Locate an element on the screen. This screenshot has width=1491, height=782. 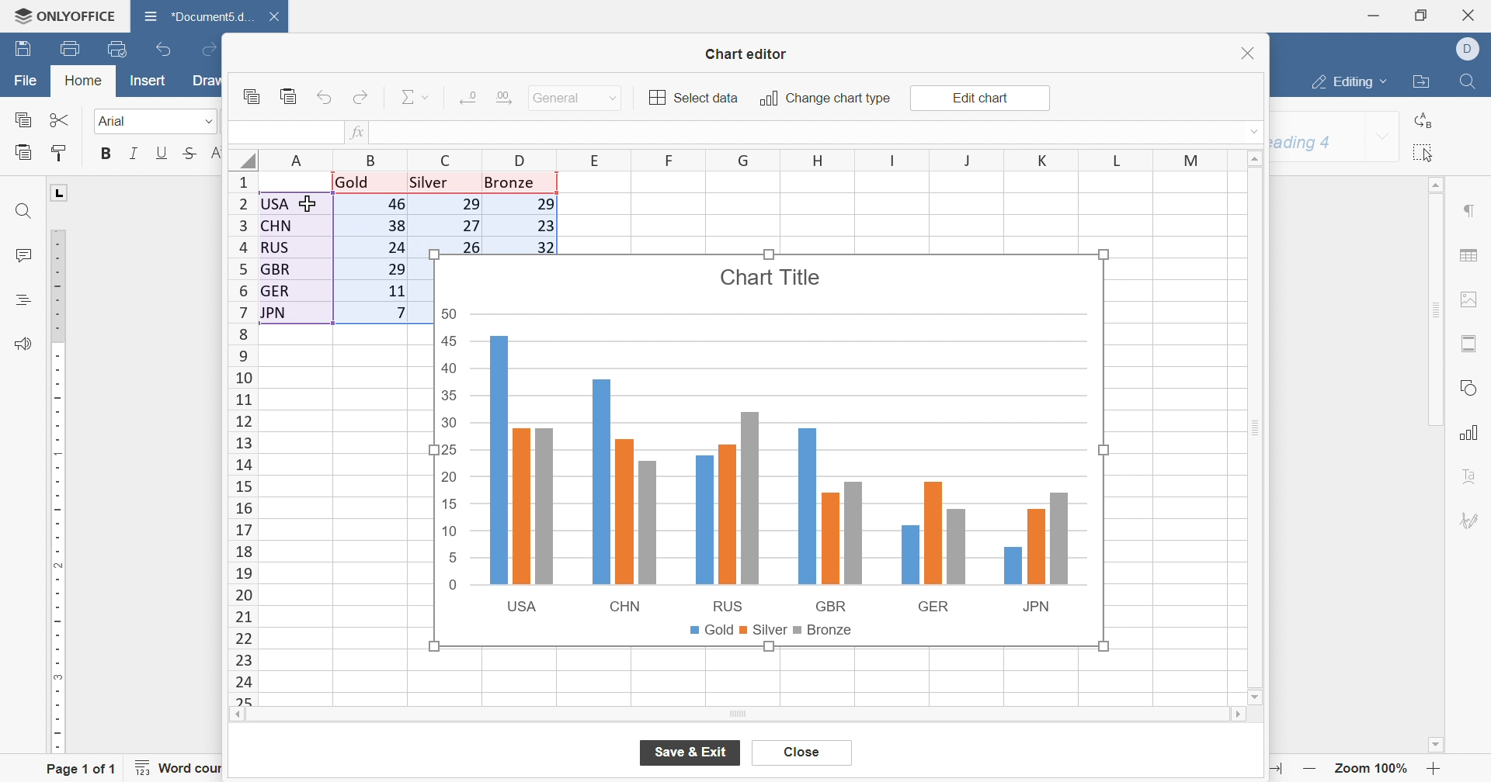
drop down is located at coordinates (1383, 138).